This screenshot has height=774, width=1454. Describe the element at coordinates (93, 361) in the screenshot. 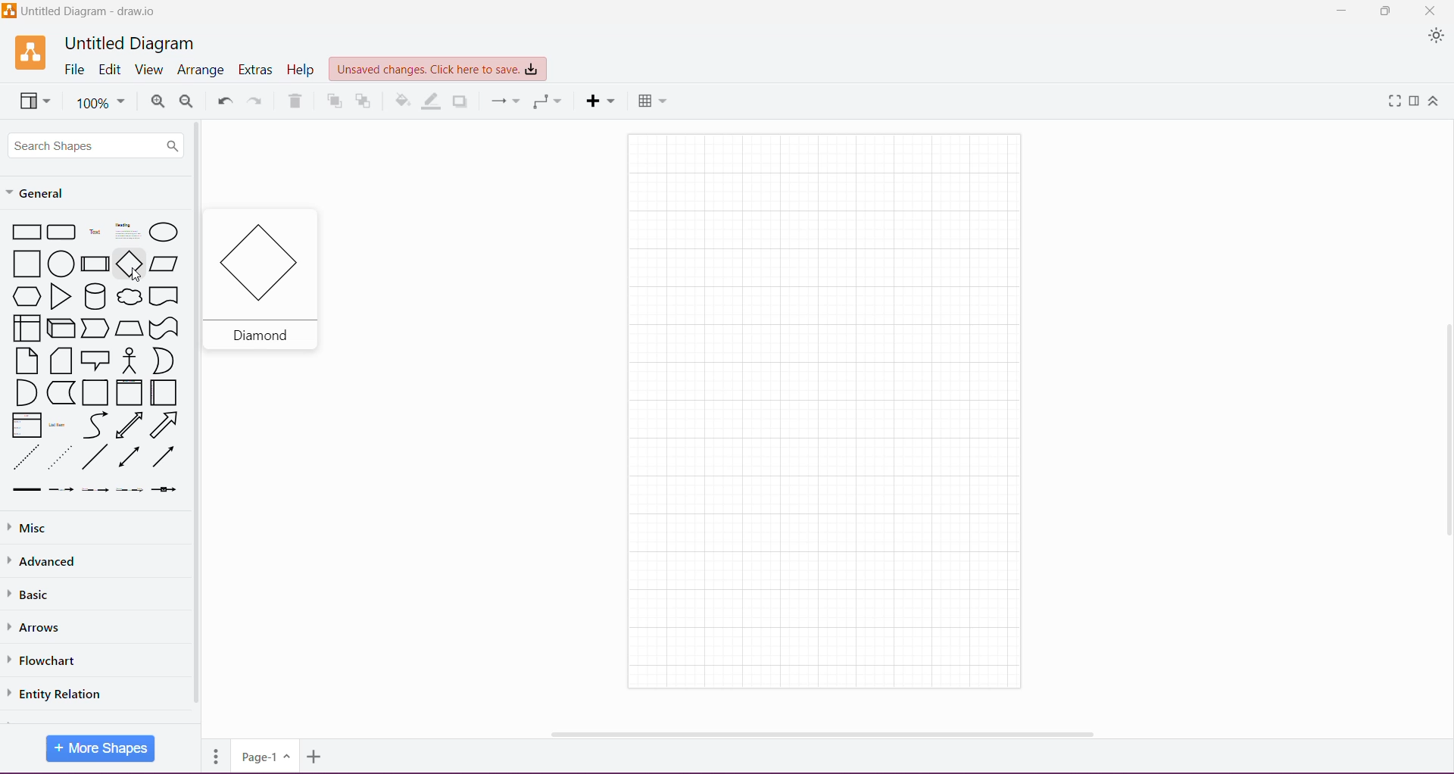

I see `Available Shapes under General` at that location.